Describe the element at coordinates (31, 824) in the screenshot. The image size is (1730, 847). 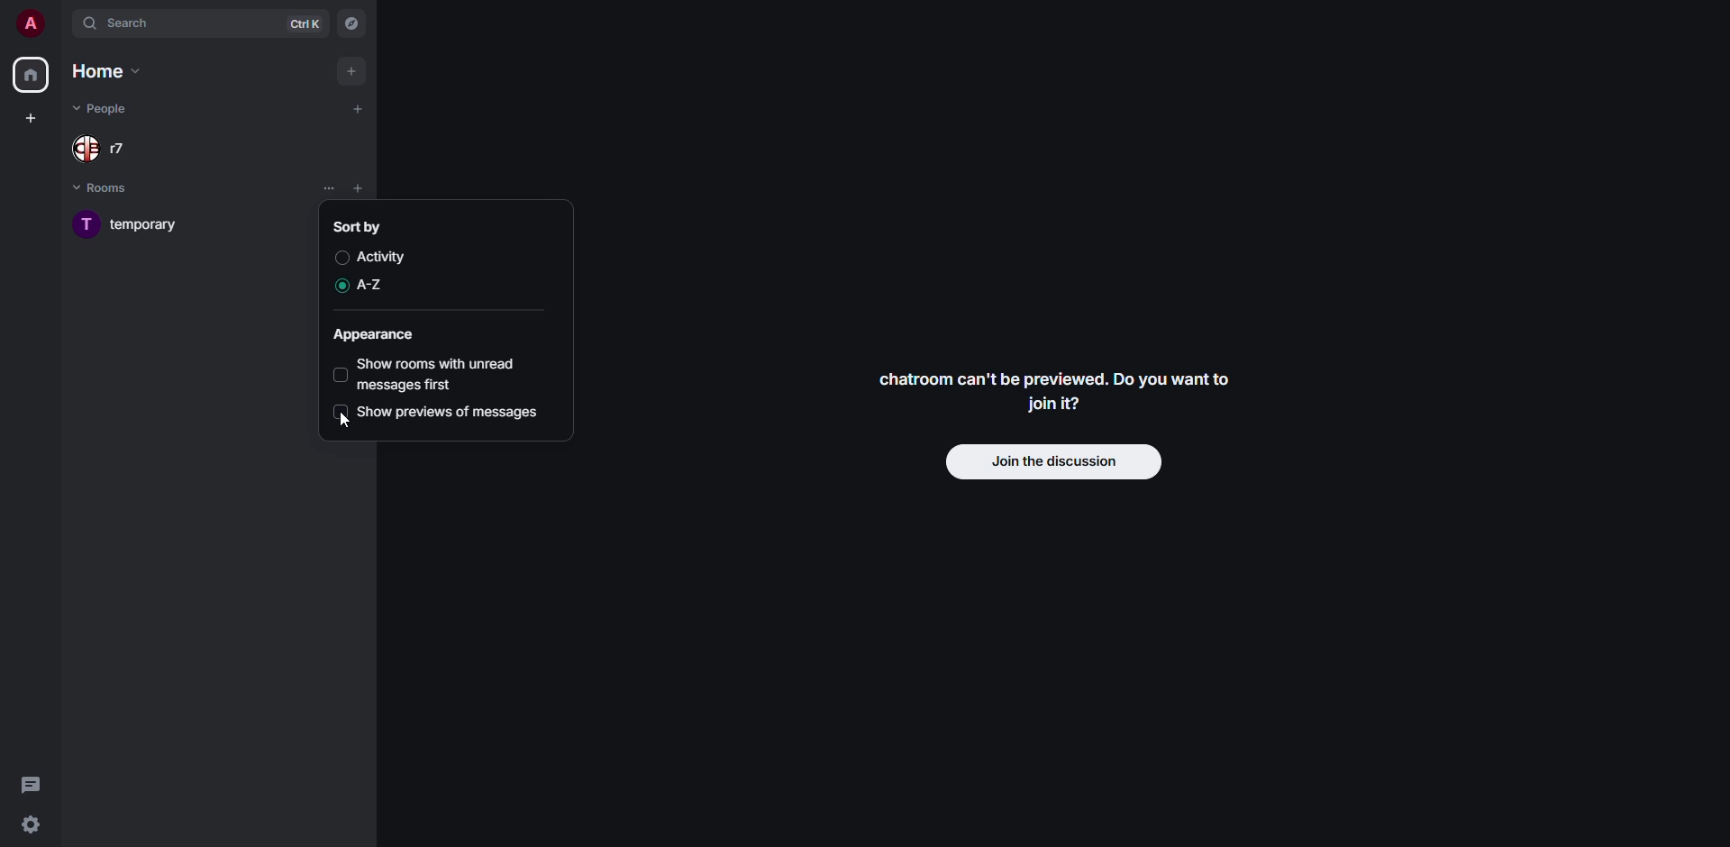
I see `quick settings` at that location.